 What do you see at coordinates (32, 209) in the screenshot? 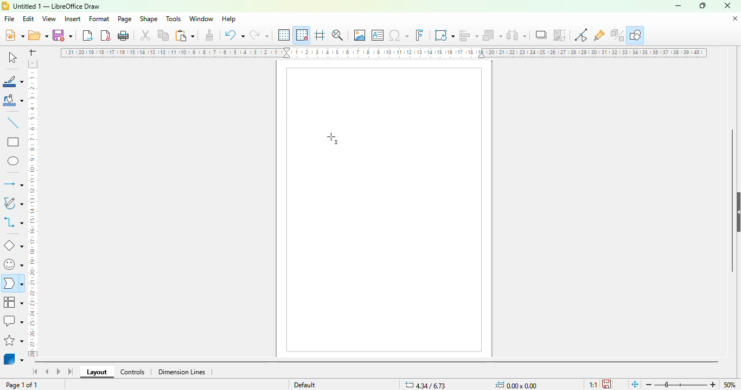
I see `ruler` at bounding box center [32, 209].